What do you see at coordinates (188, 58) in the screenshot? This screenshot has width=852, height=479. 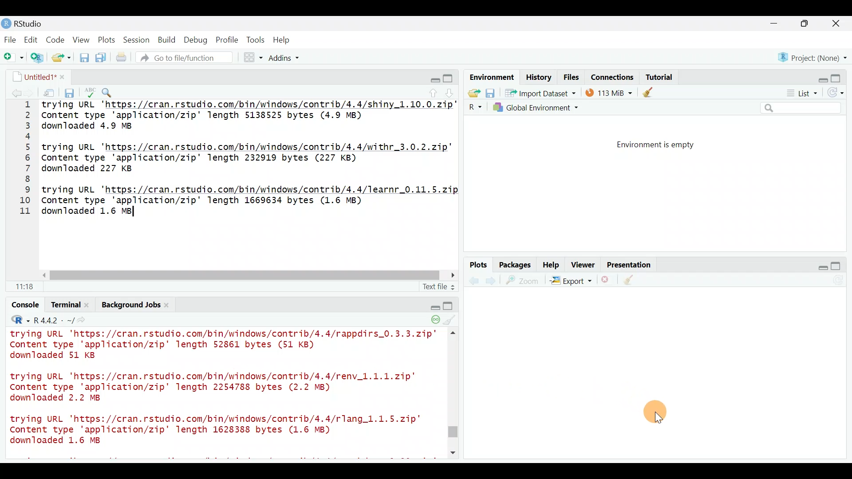 I see `Go to file/function` at bounding box center [188, 58].